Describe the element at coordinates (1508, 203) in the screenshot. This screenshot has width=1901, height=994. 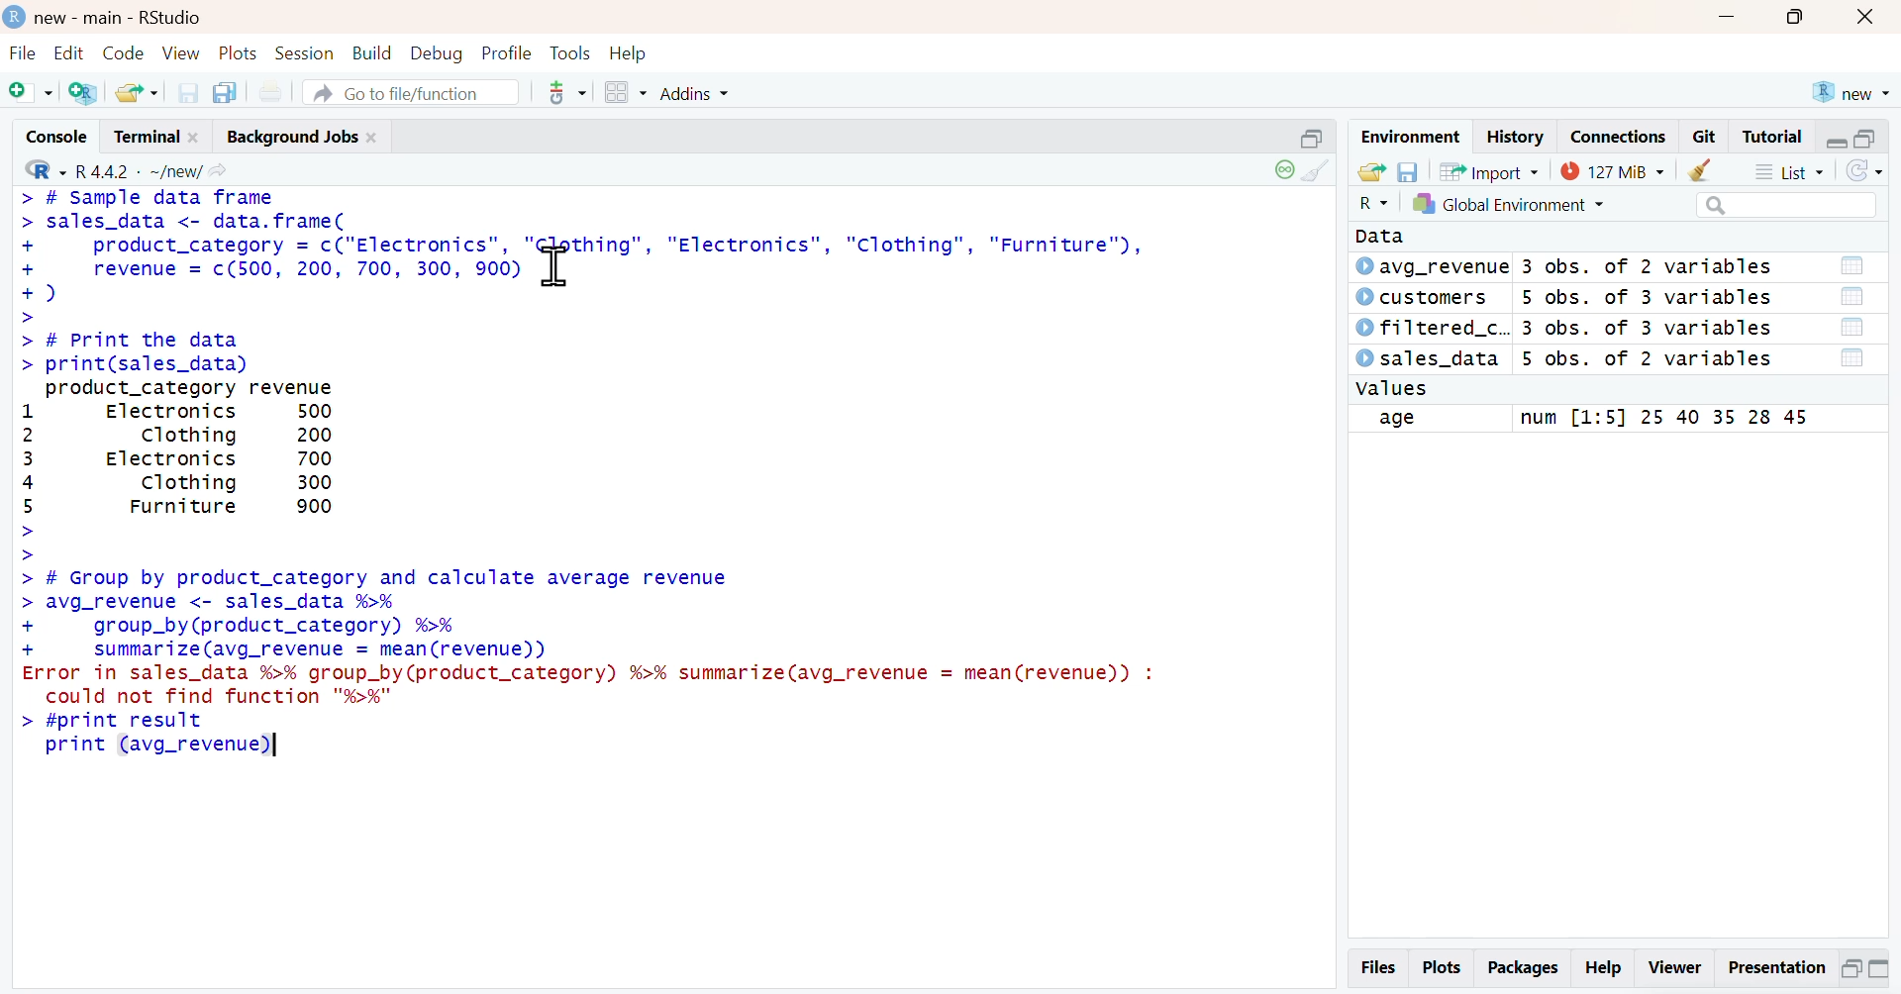
I see `Select Environment - Global Environment` at that location.